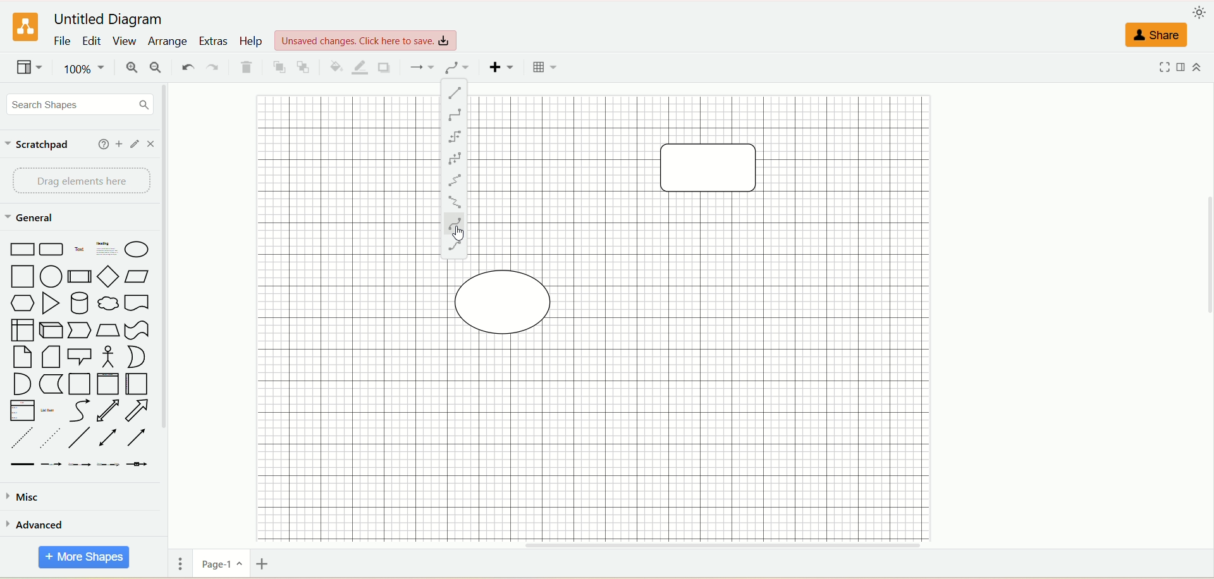 The width and height of the screenshot is (1214, 579). What do you see at coordinates (23, 28) in the screenshot?
I see `logo` at bounding box center [23, 28].